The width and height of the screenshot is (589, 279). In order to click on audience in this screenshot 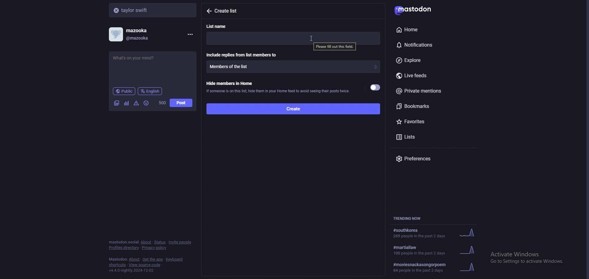, I will do `click(124, 91)`.